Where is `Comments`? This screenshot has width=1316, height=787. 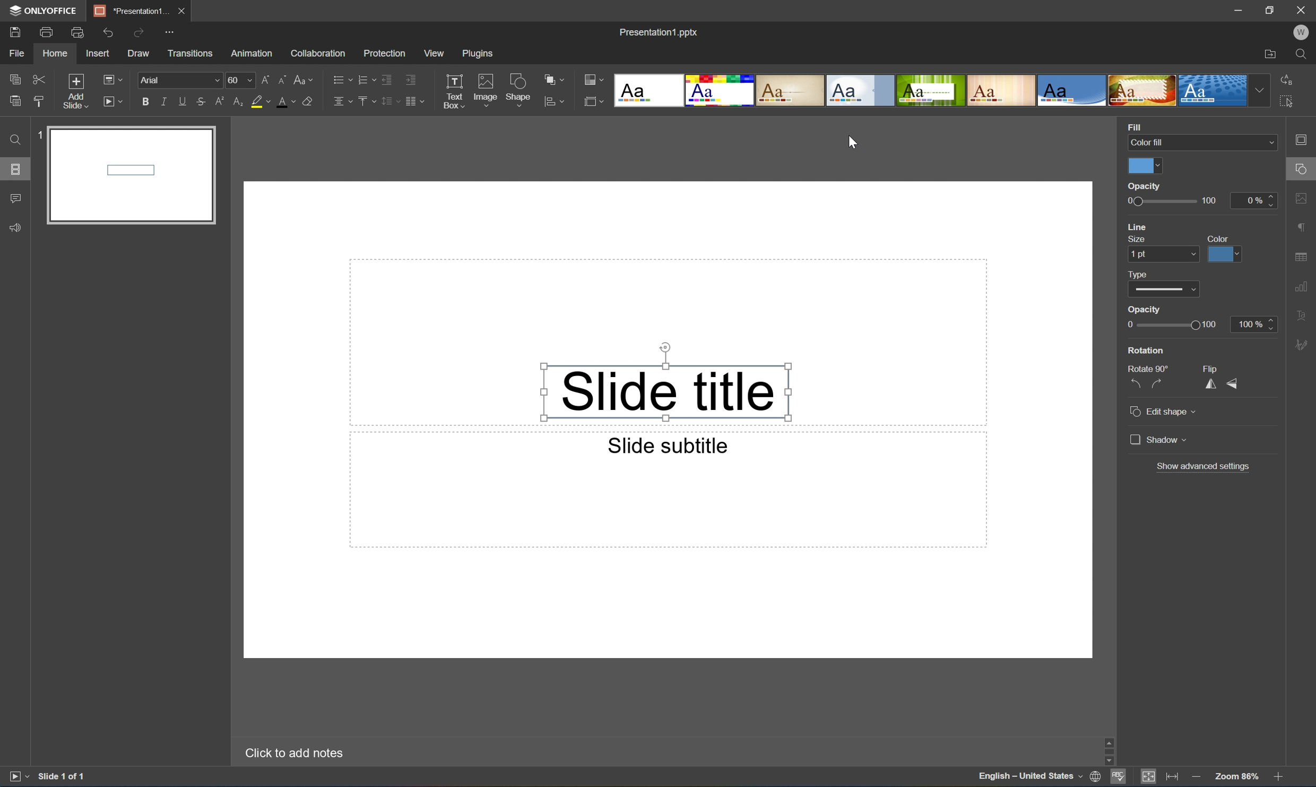 Comments is located at coordinates (16, 199).